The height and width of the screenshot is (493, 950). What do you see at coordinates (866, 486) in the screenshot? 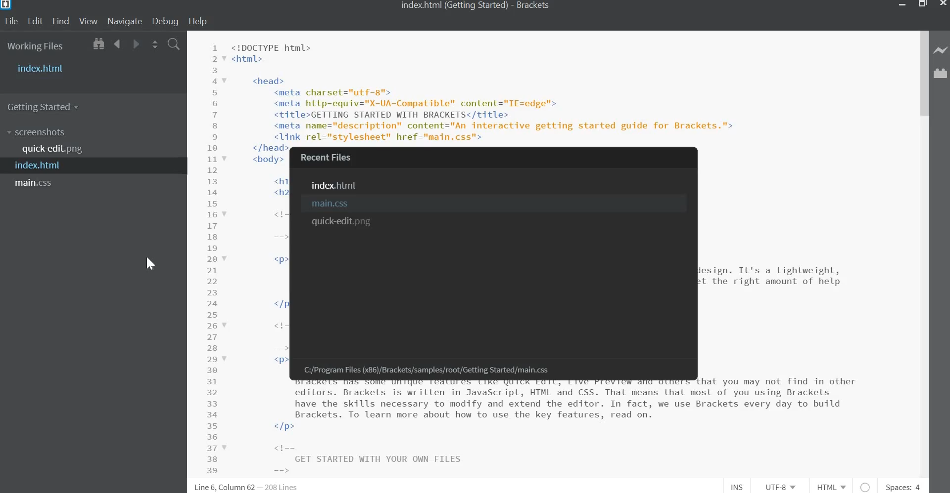
I see `No linter available for HTML` at bounding box center [866, 486].